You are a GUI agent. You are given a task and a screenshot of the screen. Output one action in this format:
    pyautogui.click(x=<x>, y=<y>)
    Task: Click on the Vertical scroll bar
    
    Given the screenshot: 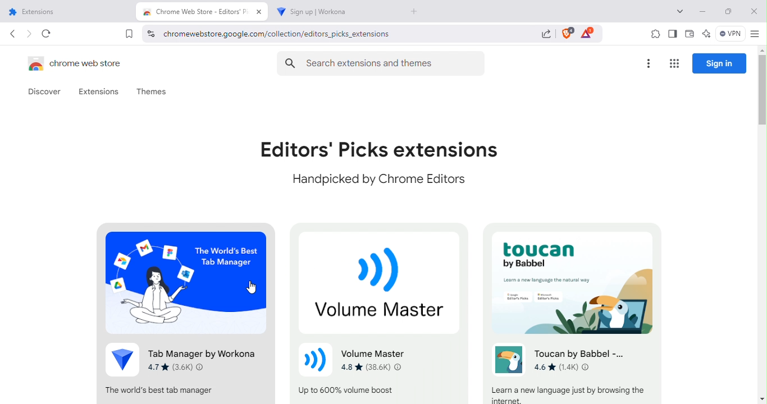 What is the action you would take?
    pyautogui.click(x=762, y=226)
    